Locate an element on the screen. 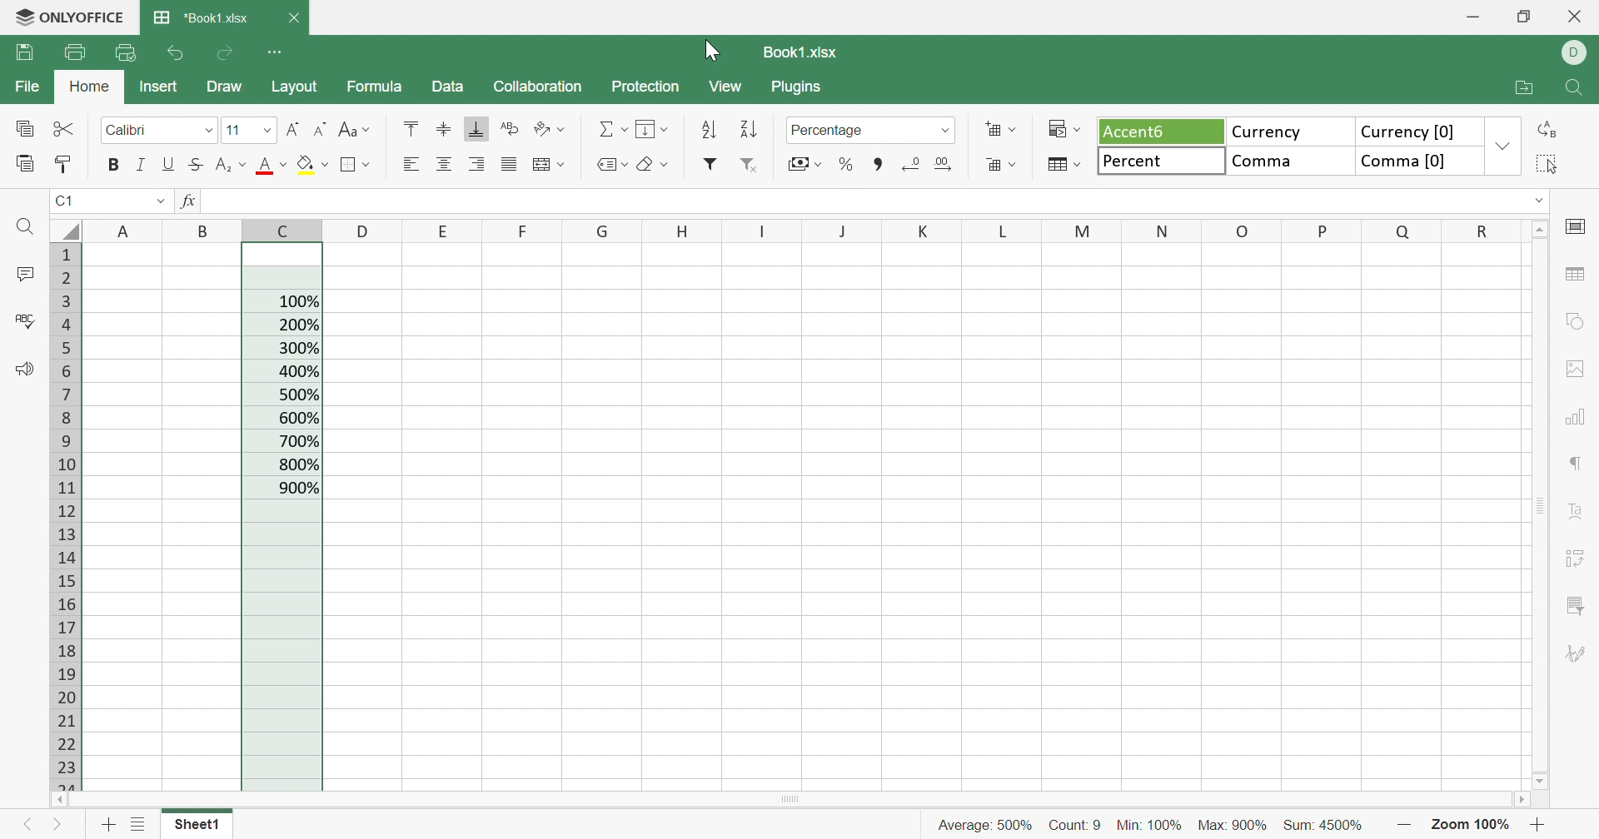  Drop Down is located at coordinates (269, 133).